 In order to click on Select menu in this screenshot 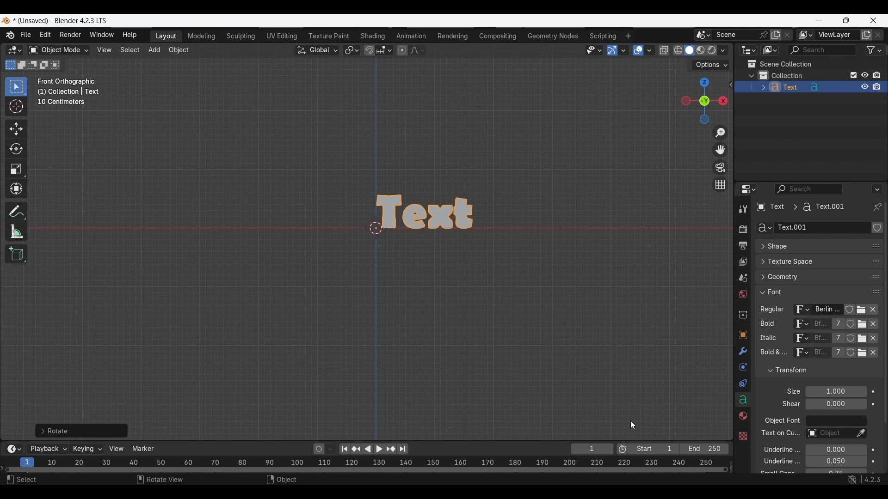, I will do `click(130, 50)`.